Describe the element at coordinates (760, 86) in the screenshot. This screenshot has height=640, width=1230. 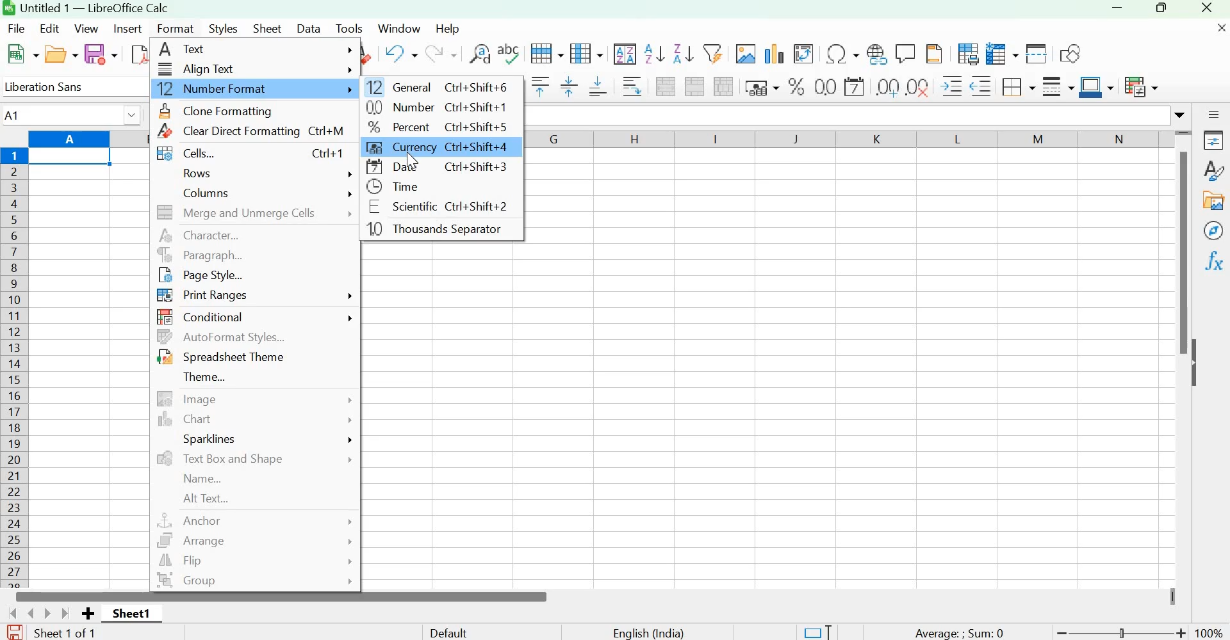
I see `Format as currency` at that location.